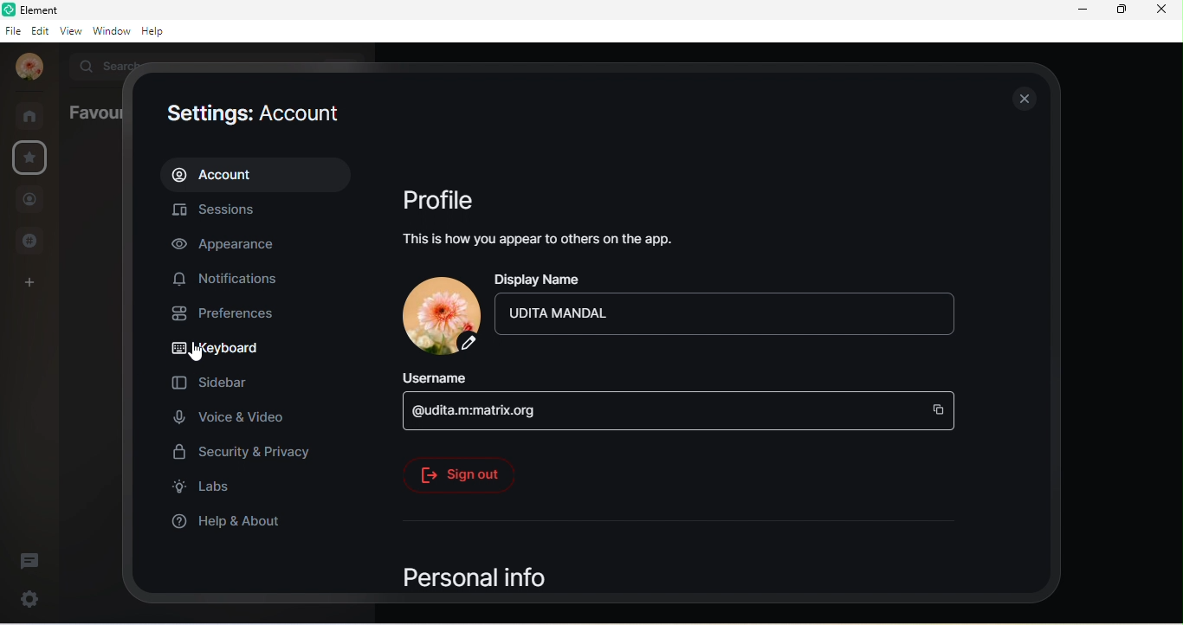 The height and width of the screenshot is (625, 1183). I want to click on cursor movement, so click(198, 351).